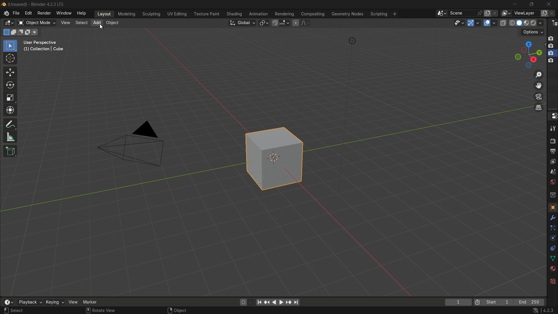  What do you see at coordinates (6, 32) in the screenshot?
I see `select new selection` at bounding box center [6, 32].